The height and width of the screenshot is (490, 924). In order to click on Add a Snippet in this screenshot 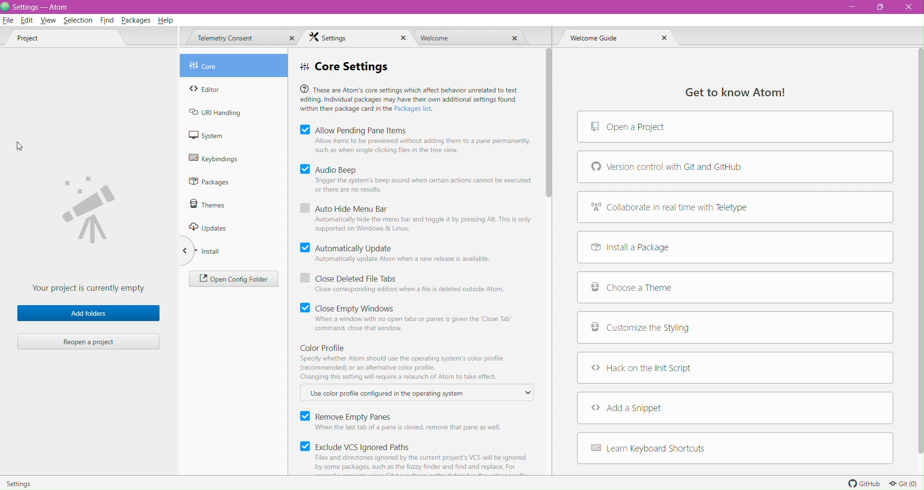, I will do `click(736, 407)`.